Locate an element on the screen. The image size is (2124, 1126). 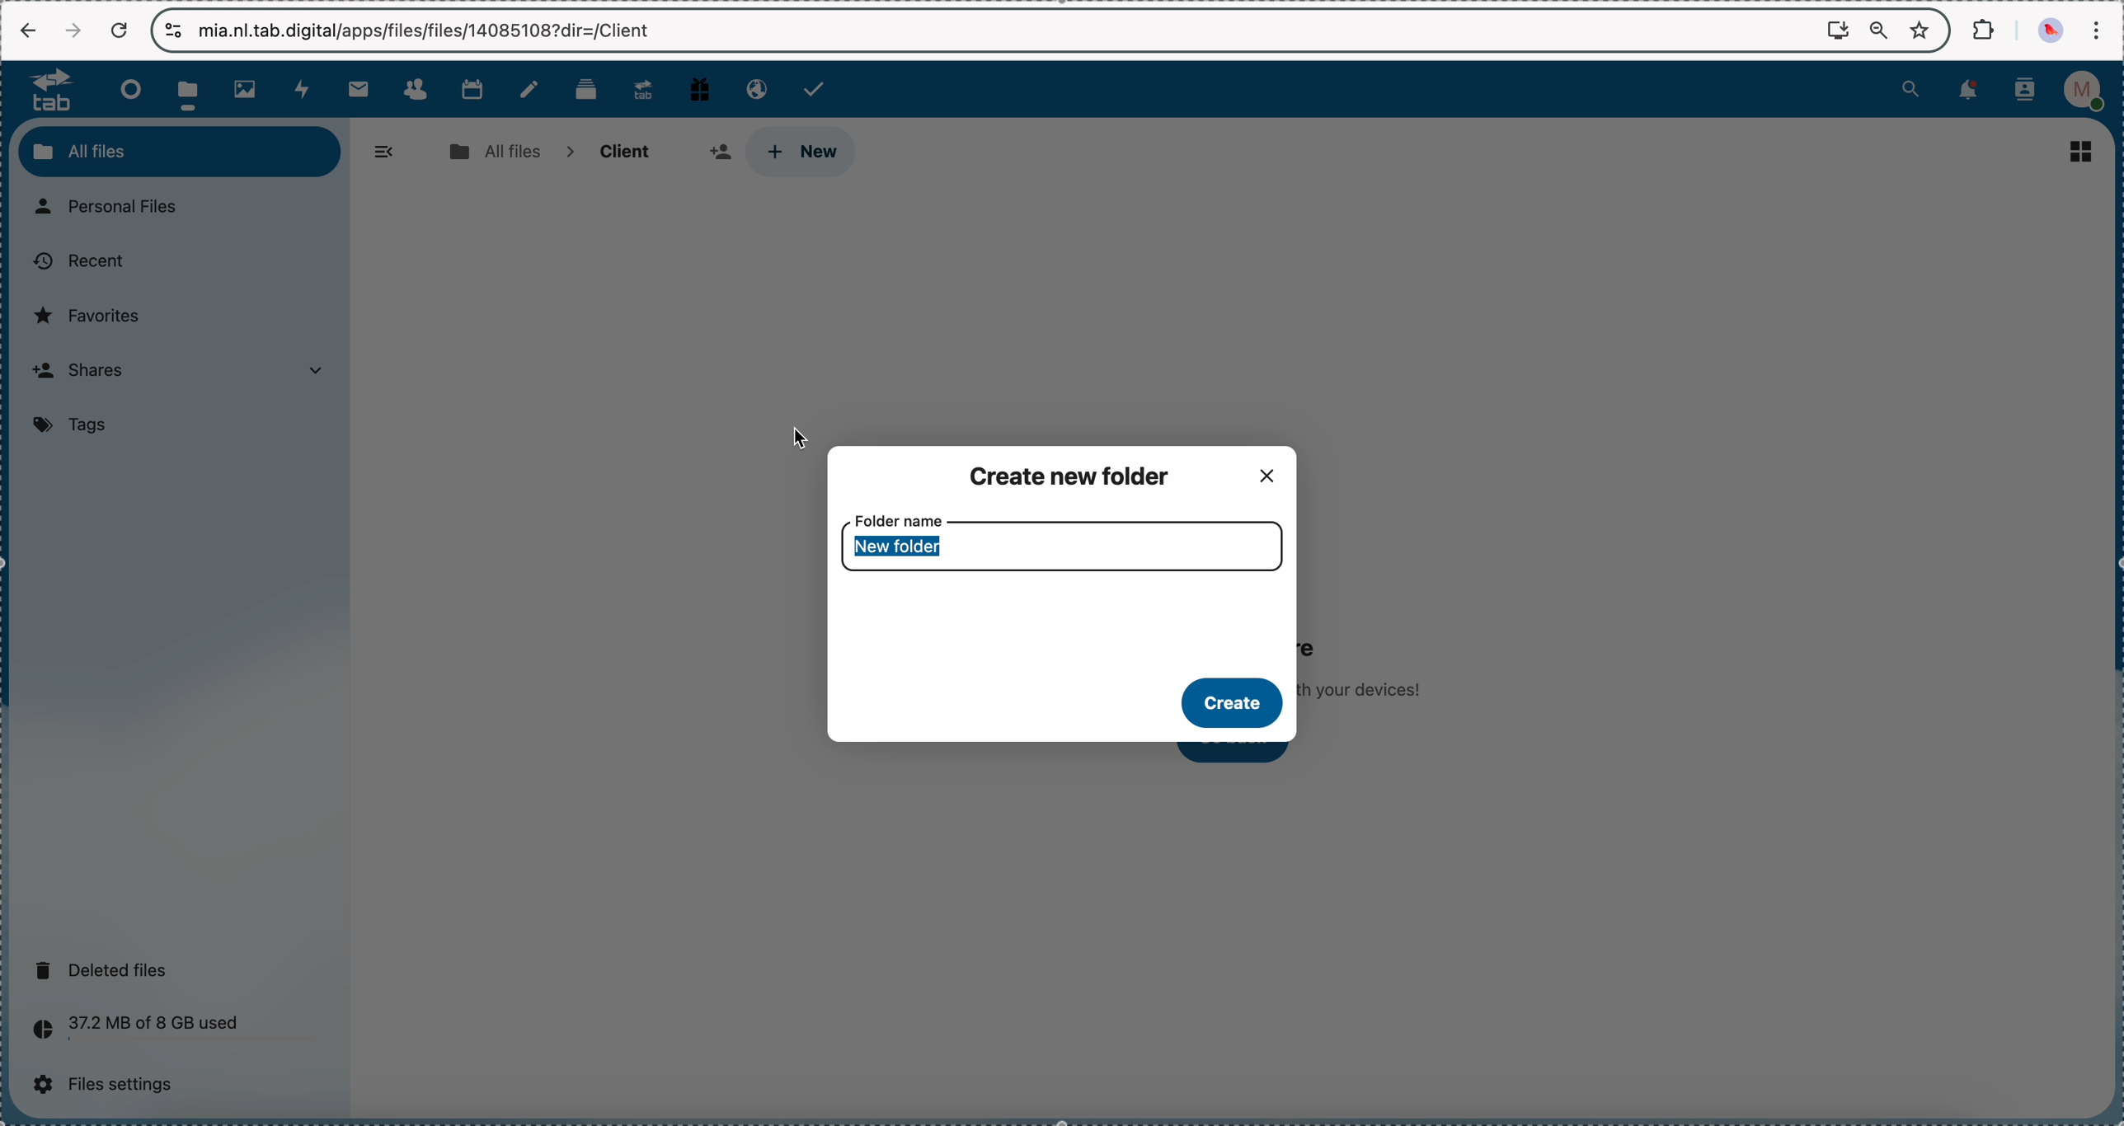
create new folder is located at coordinates (1075, 474).